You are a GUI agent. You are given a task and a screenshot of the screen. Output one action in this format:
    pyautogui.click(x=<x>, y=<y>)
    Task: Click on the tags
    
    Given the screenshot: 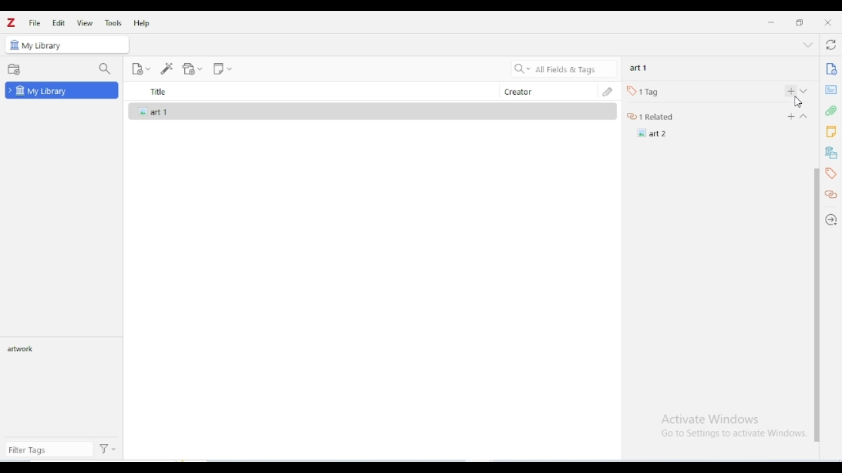 What is the action you would take?
    pyautogui.click(x=831, y=173)
    